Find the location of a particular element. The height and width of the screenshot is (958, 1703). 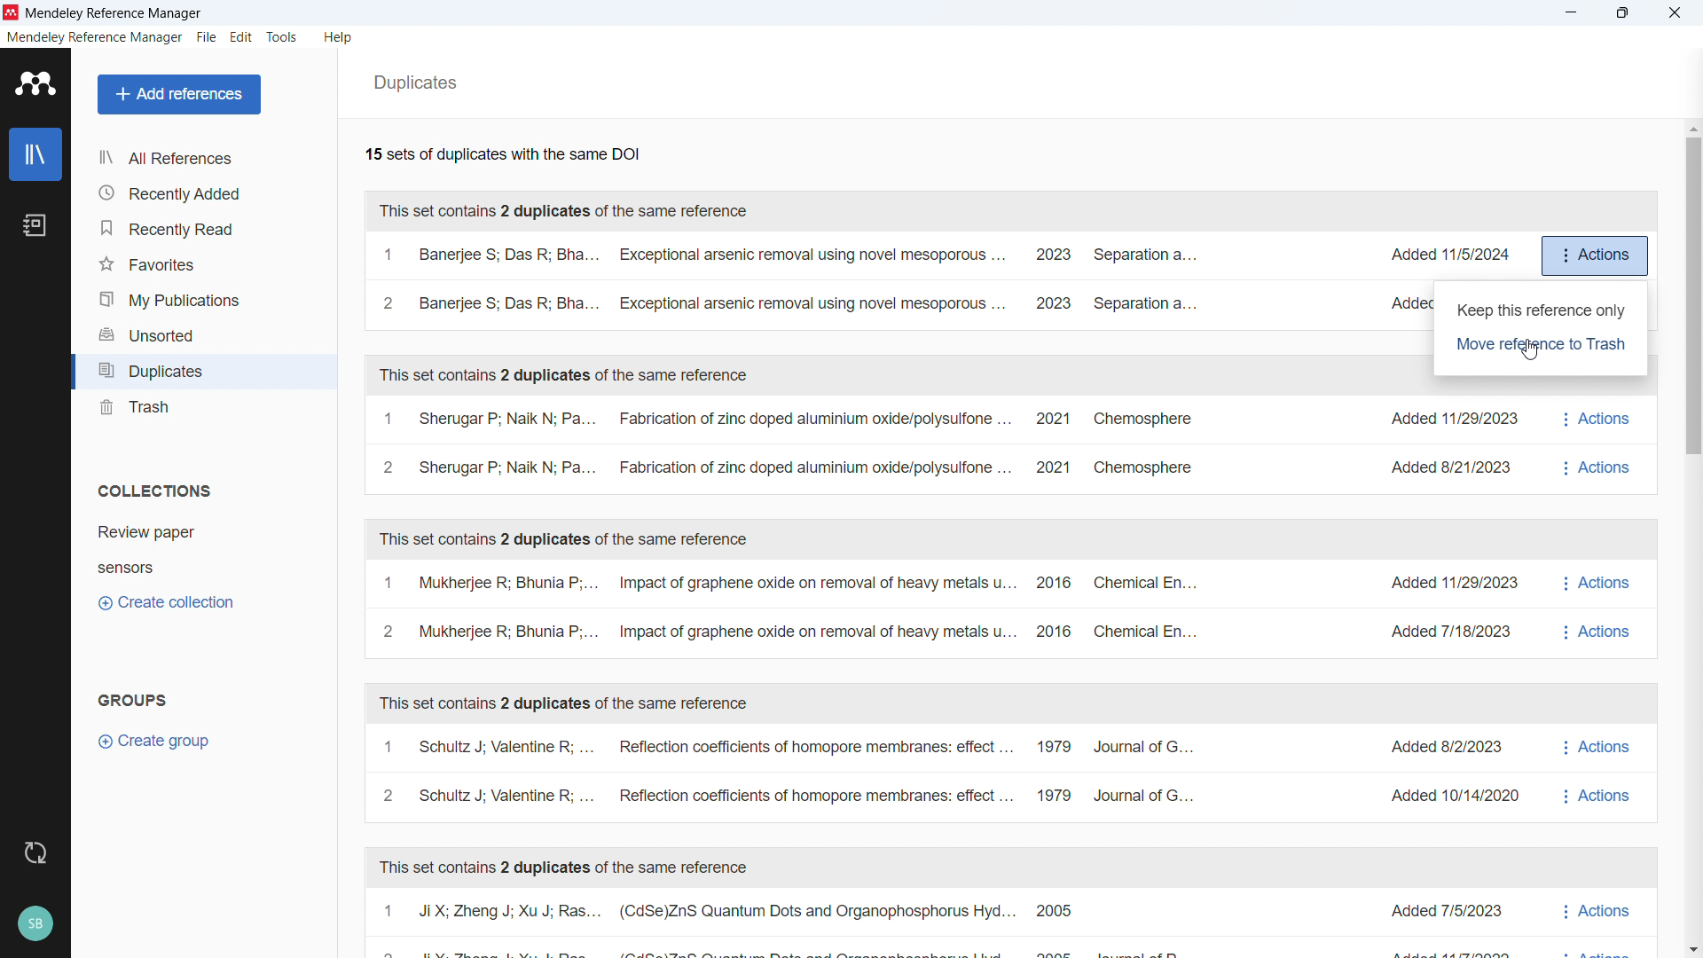

Sync  is located at coordinates (35, 851).